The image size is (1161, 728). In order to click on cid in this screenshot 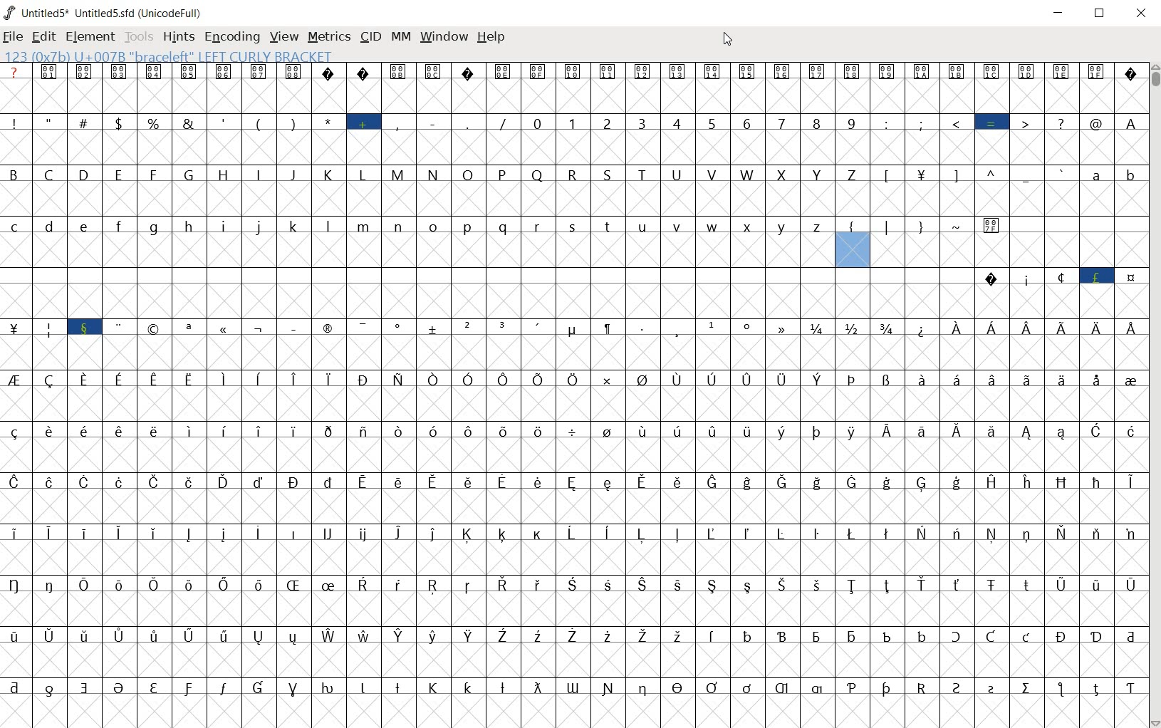, I will do `click(370, 36)`.